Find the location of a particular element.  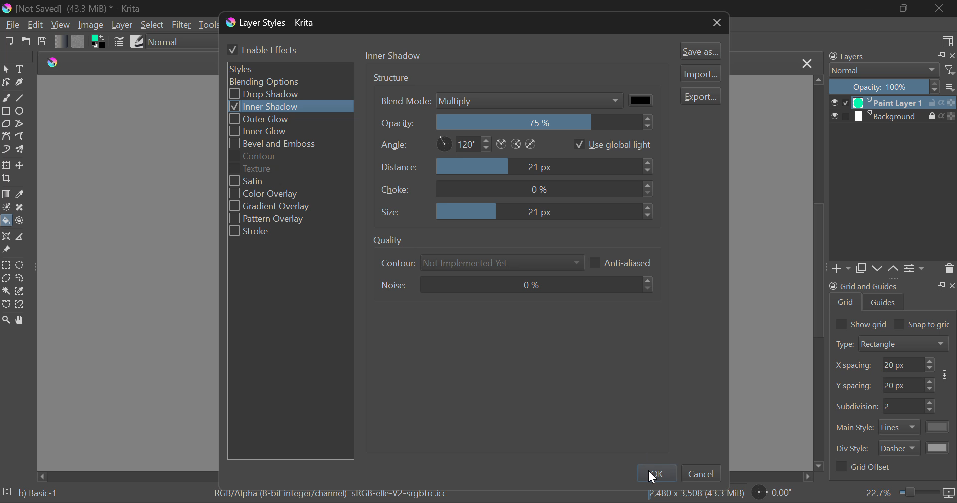

Select is located at coordinates (6, 69).